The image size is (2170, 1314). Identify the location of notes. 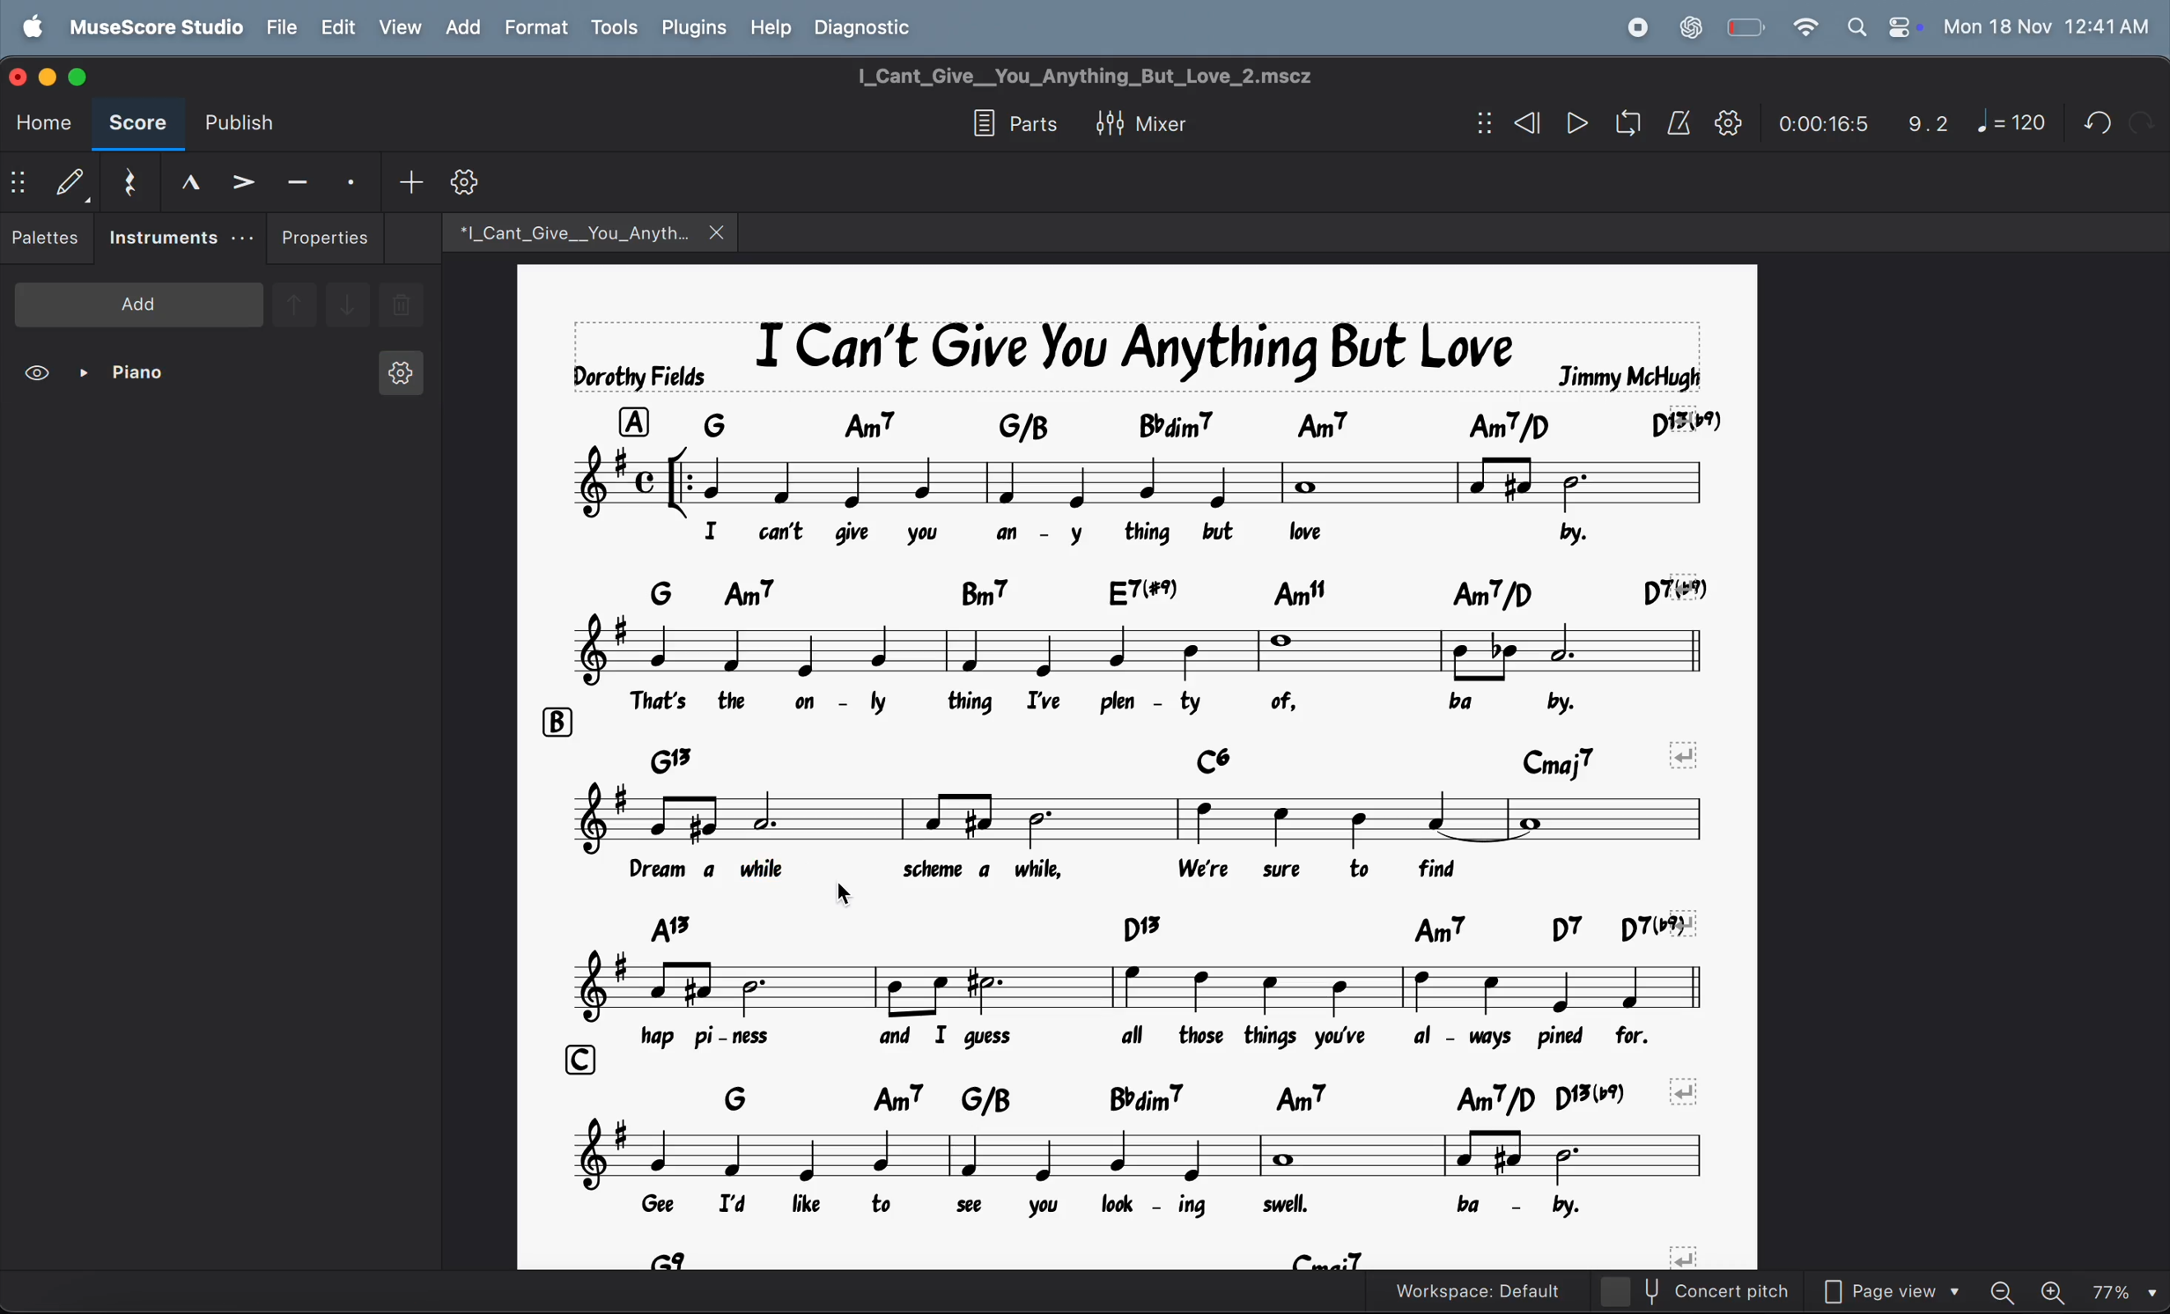
(1136, 818).